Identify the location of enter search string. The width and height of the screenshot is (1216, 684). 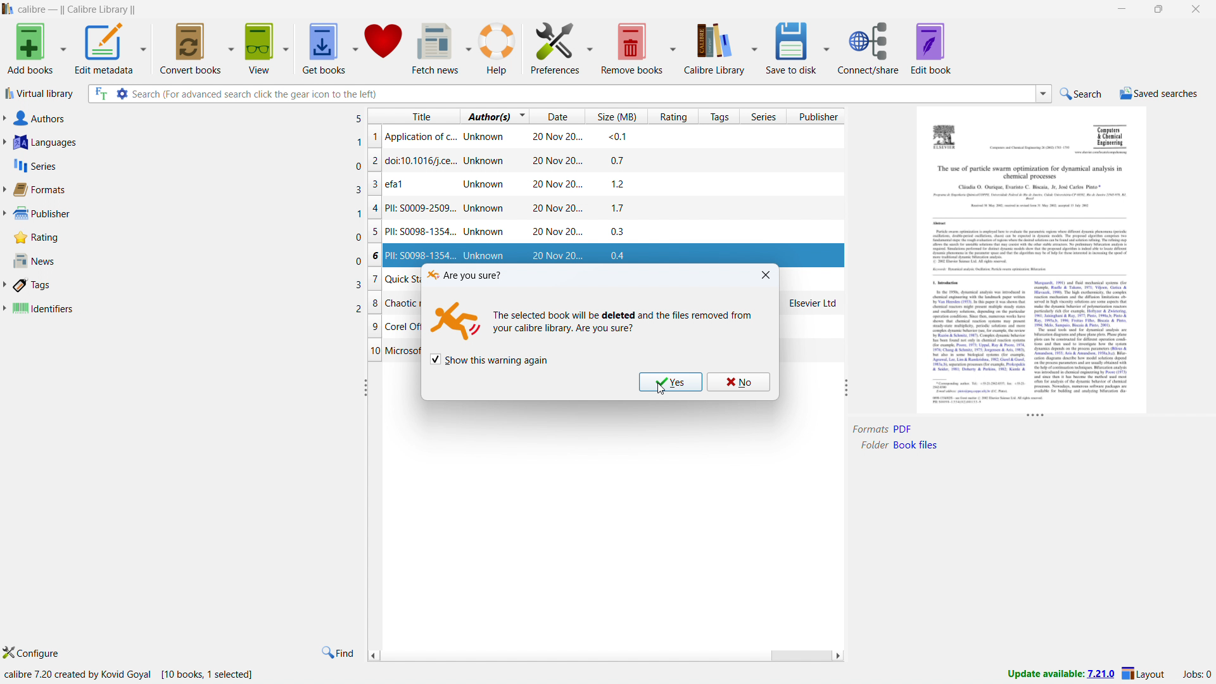
(581, 94).